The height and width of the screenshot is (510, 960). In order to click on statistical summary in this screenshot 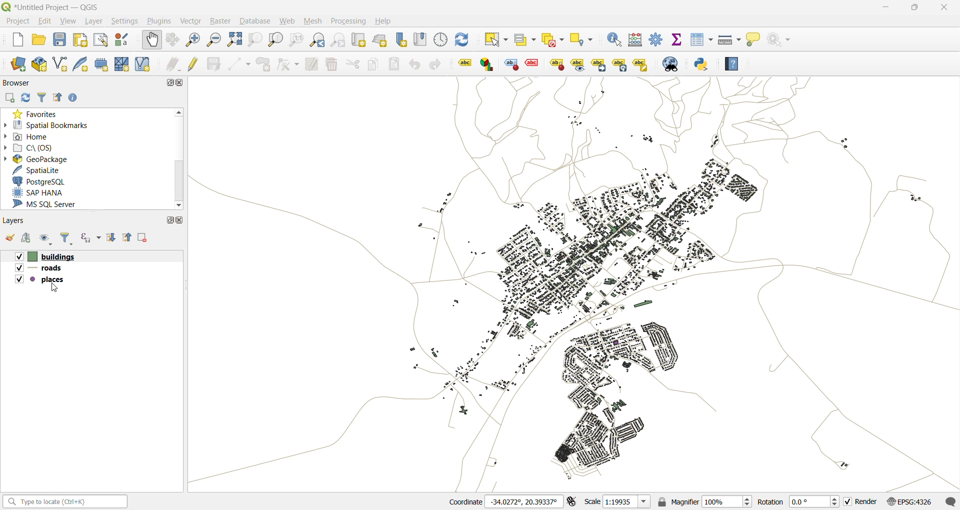, I will do `click(676, 40)`.